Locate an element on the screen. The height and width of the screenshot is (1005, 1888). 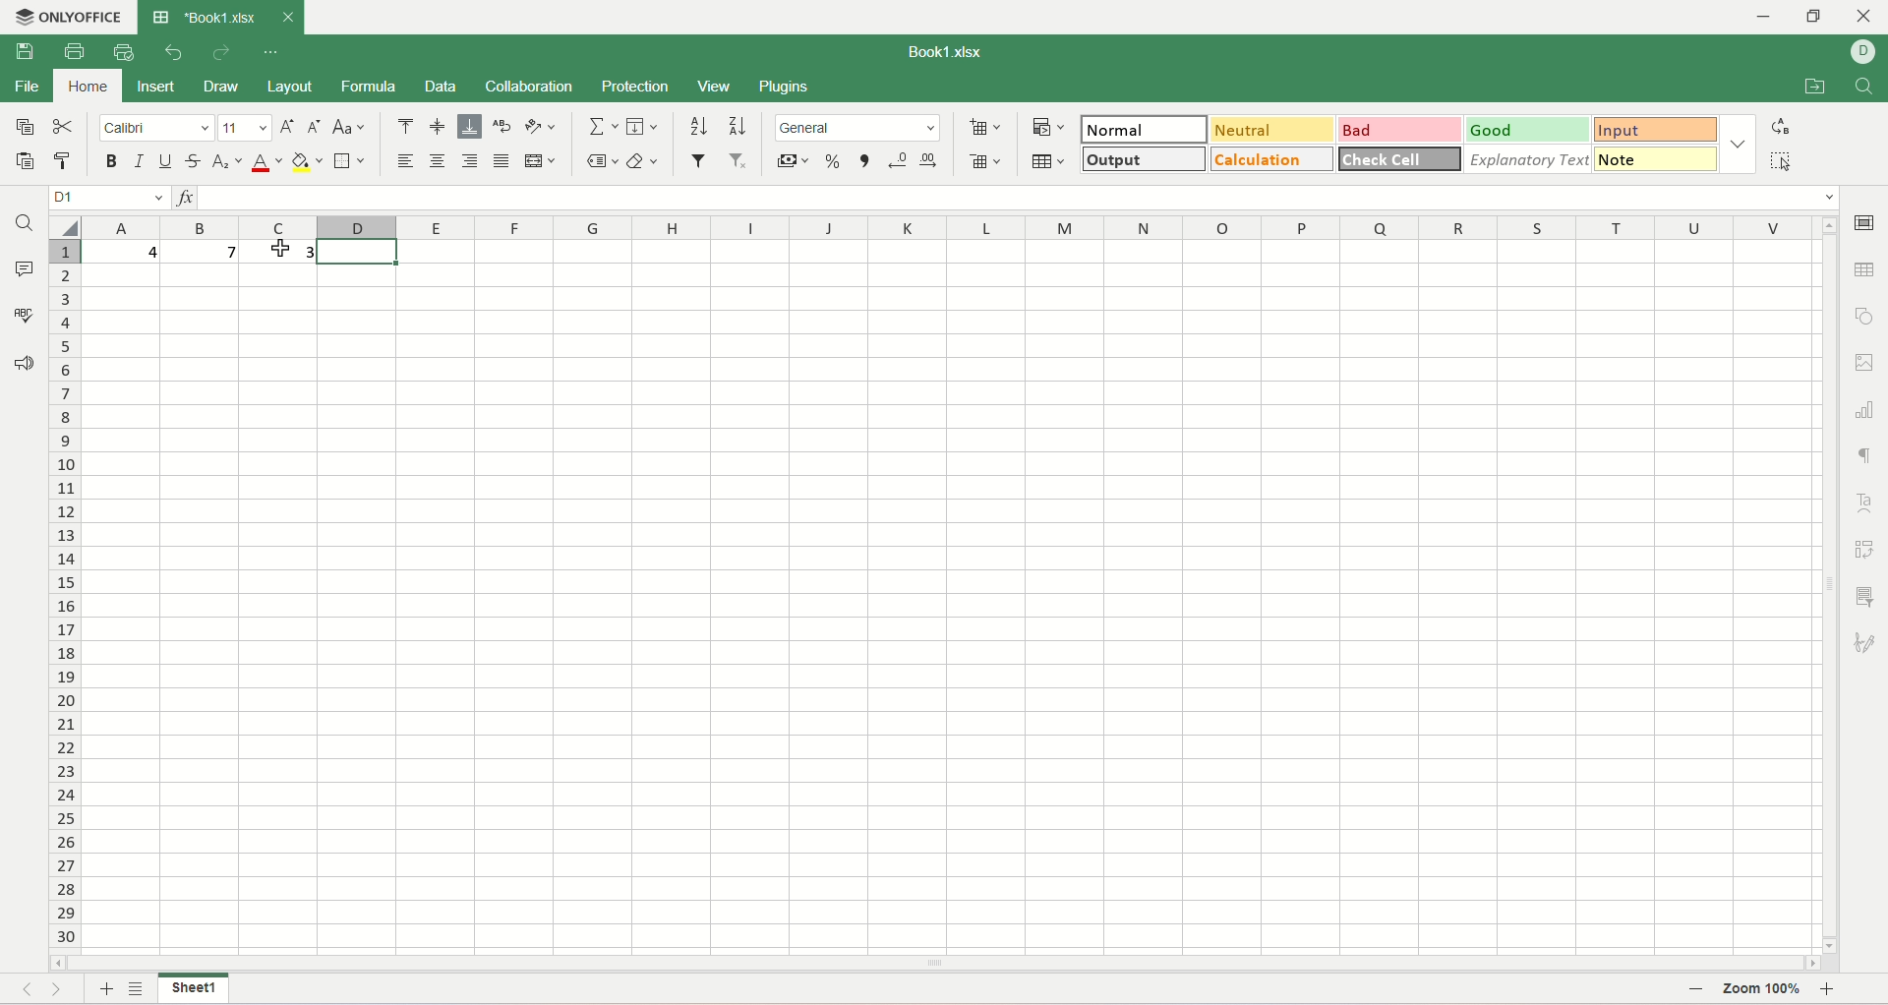
insert function is located at coordinates (182, 198).